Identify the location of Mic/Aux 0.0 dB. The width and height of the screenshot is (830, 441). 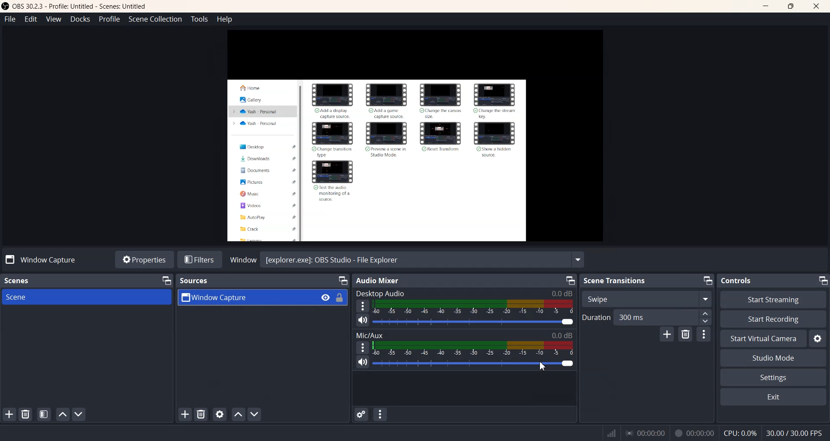
(464, 335).